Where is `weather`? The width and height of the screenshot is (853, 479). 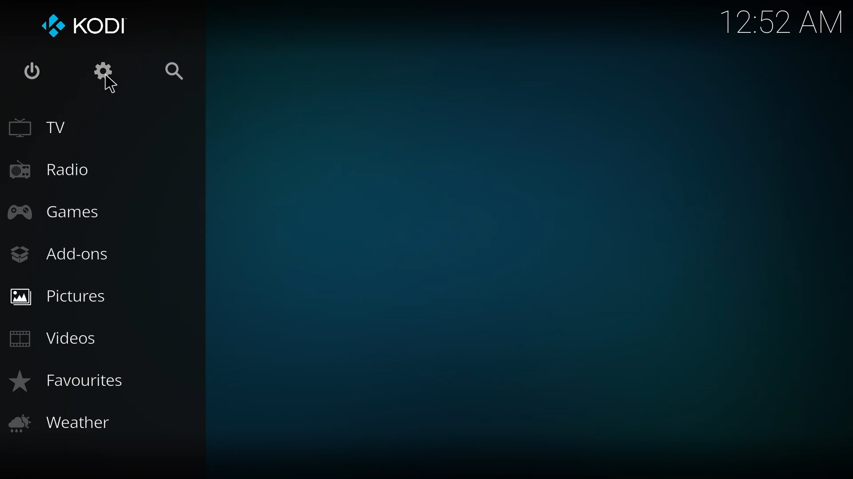 weather is located at coordinates (63, 422).